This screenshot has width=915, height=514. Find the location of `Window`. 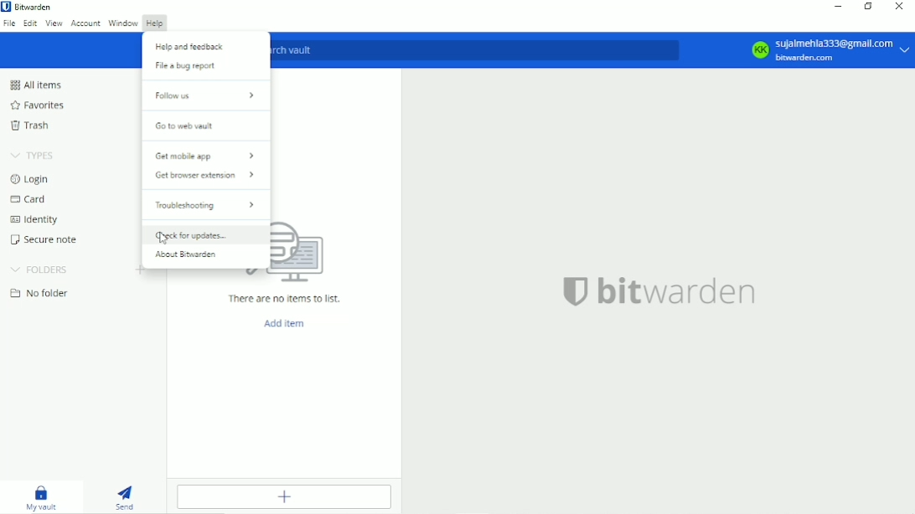

Window is located at coordinates (124, 24).